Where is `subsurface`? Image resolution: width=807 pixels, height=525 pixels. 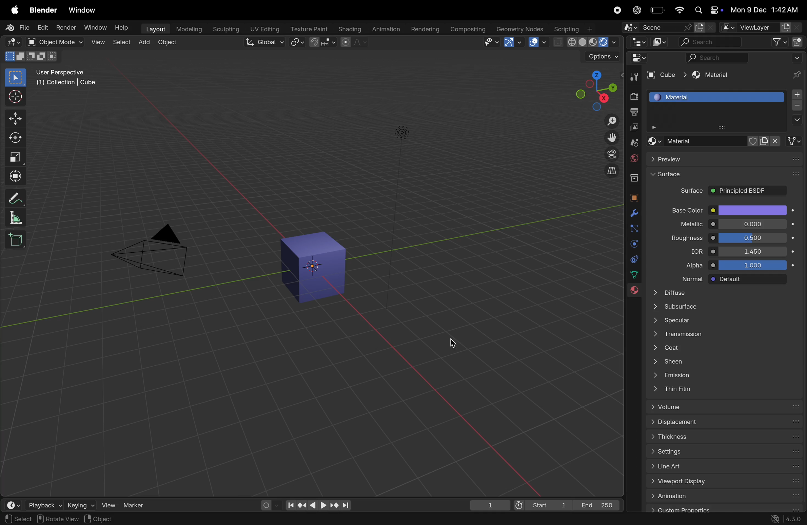
subsurface is located at coordinates (721, 308).